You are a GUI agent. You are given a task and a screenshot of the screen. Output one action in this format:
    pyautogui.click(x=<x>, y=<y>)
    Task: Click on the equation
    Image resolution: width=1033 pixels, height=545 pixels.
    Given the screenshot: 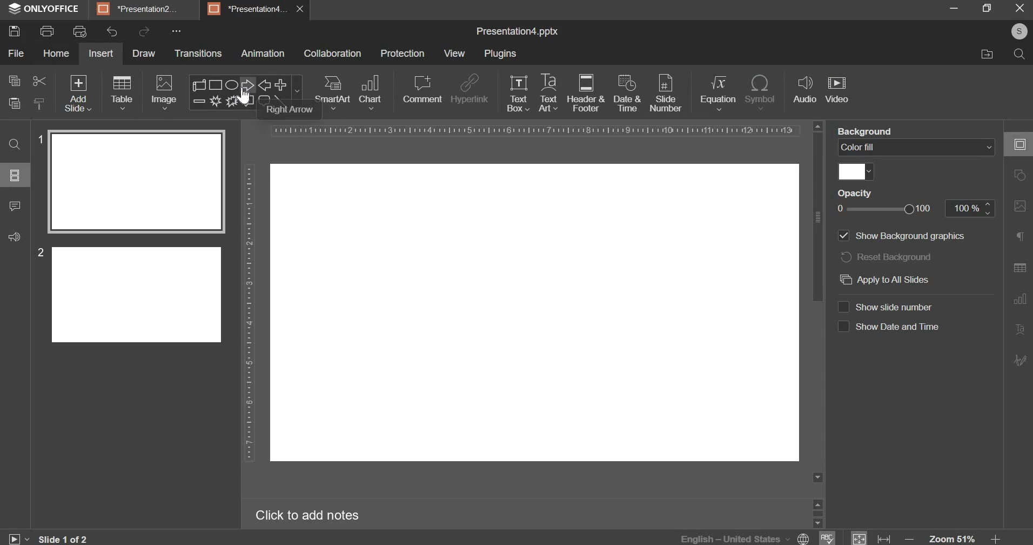 What is the action you would take?
    pyautogui.click(x=718, y=92)
    